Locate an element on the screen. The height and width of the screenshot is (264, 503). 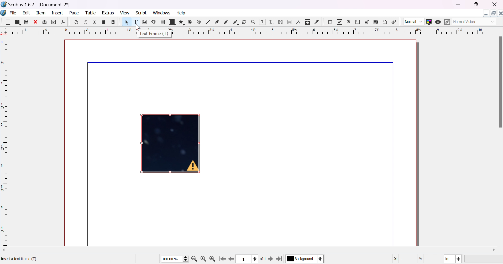
paste is located at coordinates (113, 22).